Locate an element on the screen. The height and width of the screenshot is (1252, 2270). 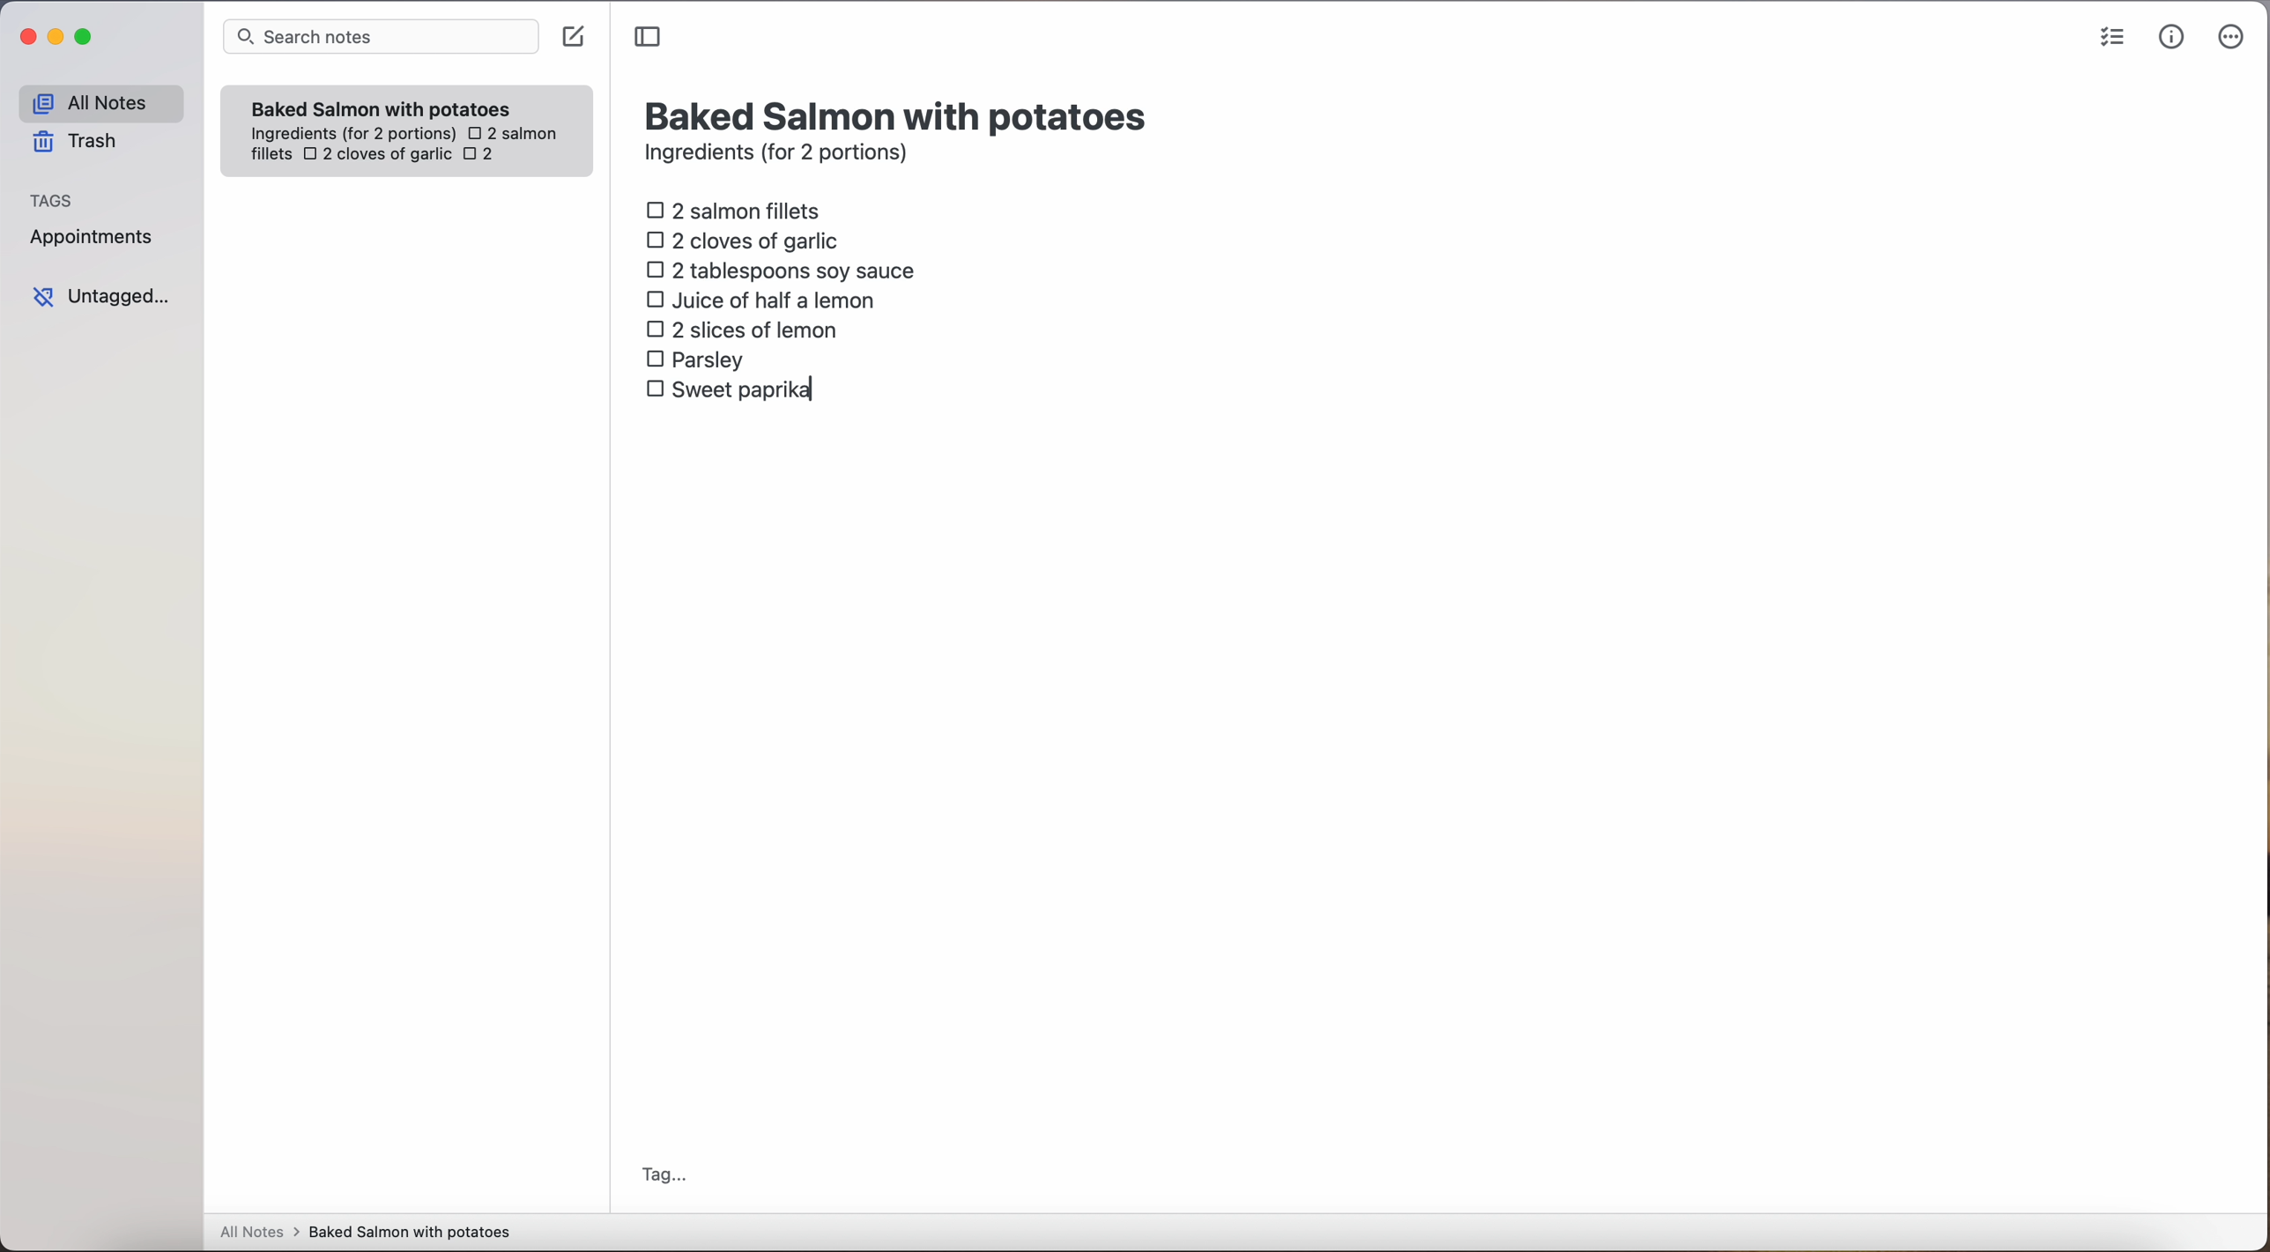
appointments tag is located at coordinates (93, 233).